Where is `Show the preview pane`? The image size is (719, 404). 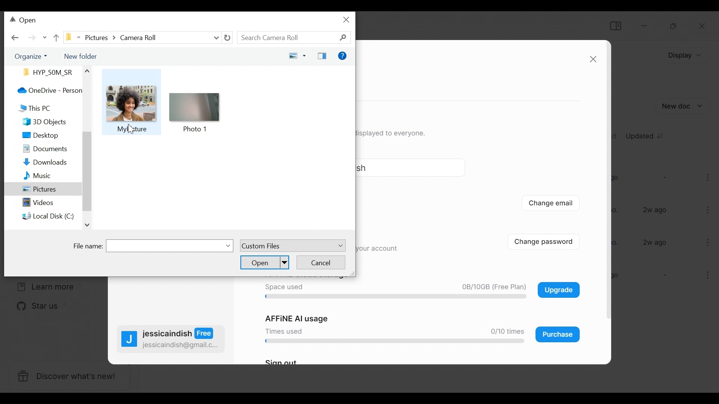
Show the preview pane is located at coordinates (322, 56).